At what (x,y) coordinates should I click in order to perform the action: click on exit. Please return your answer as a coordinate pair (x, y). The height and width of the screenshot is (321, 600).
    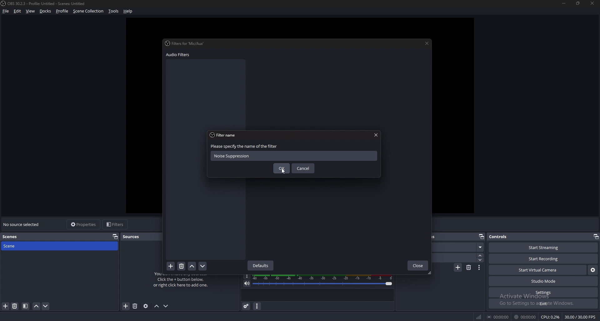
    Looking at the image, I should click on (543, 304).